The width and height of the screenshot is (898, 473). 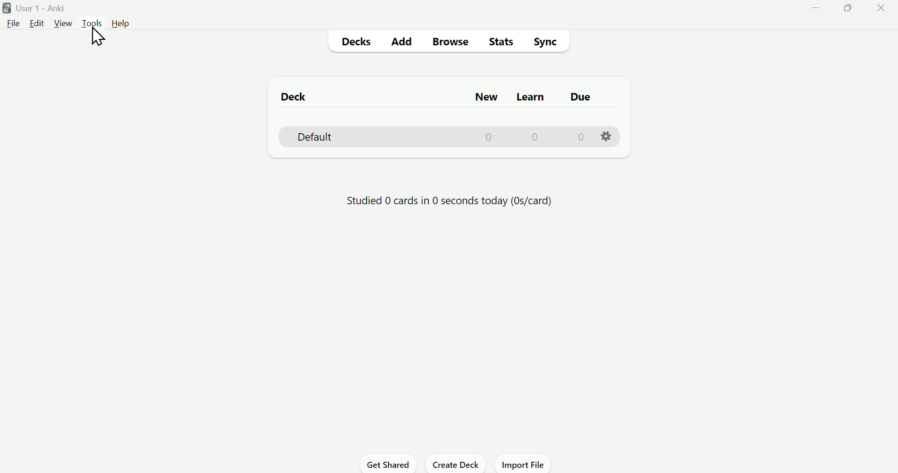 What do you see at coordinates (92, 23) in the screenshot?
I see `Tools` at bounding box center [92, 23].